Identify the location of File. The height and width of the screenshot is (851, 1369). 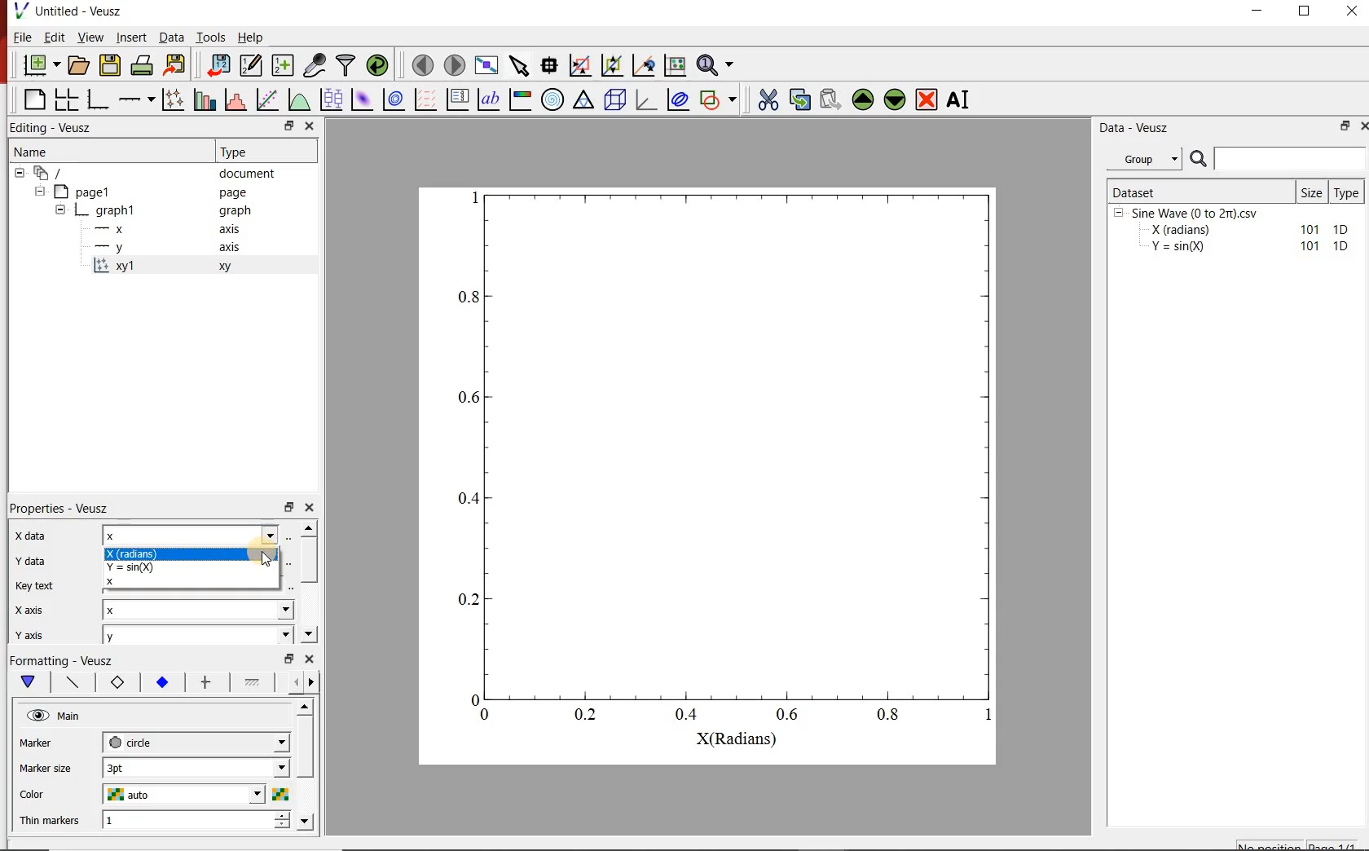
(23, 37).